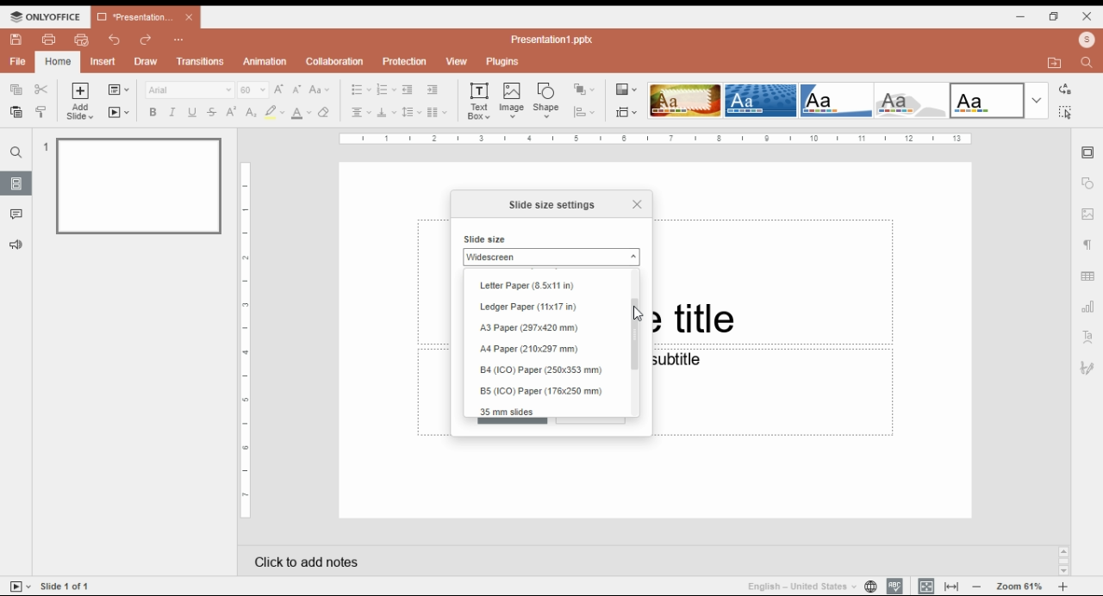 Image resolution: width=1103 pixels, height=596 pixels. I want to click on find, so click(1089, 61).